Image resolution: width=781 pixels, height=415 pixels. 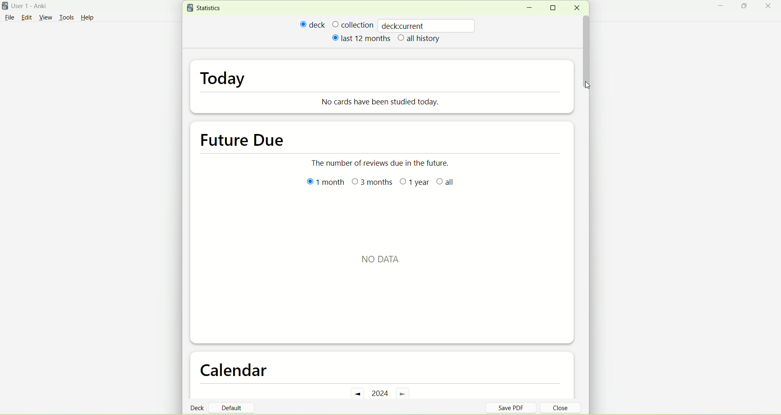 What do you see at coordinates (325, 185) in the screenshot?
I see `1 month` at bounding box center [325, 185].